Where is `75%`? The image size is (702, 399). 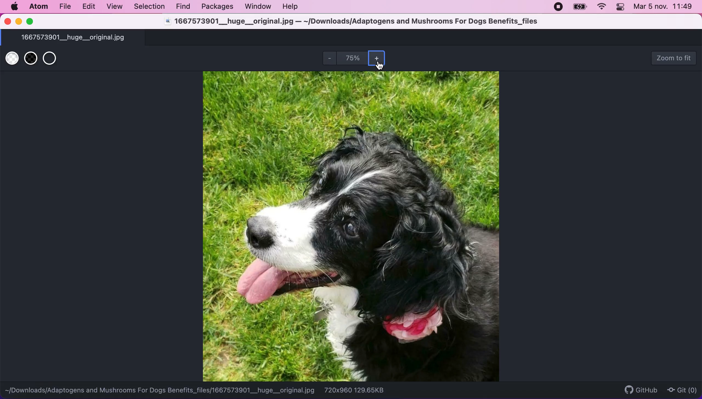
75% is located at coordinates (352, 59).